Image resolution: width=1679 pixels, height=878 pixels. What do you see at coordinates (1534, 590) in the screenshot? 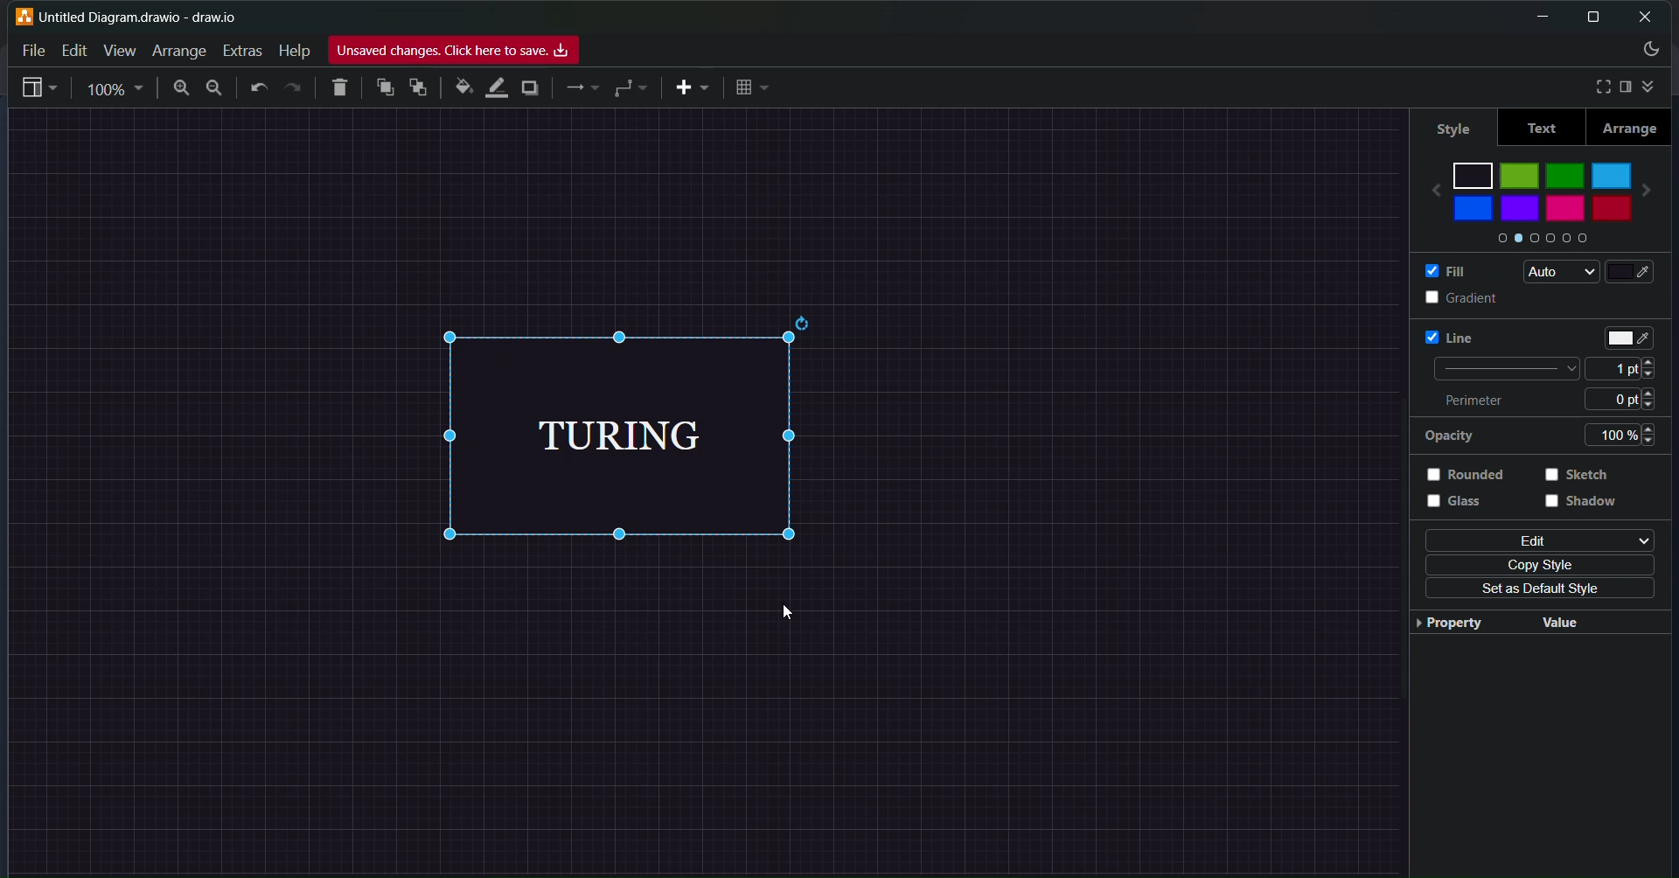
I see `set as default style` at bounding box center [1534, 590].